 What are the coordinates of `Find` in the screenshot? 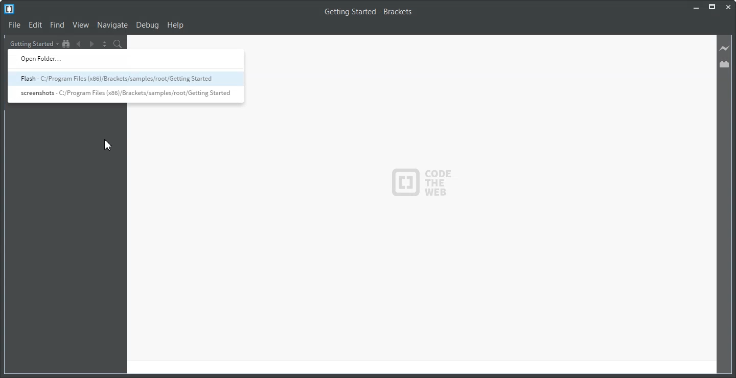 It's located at (57, 25).